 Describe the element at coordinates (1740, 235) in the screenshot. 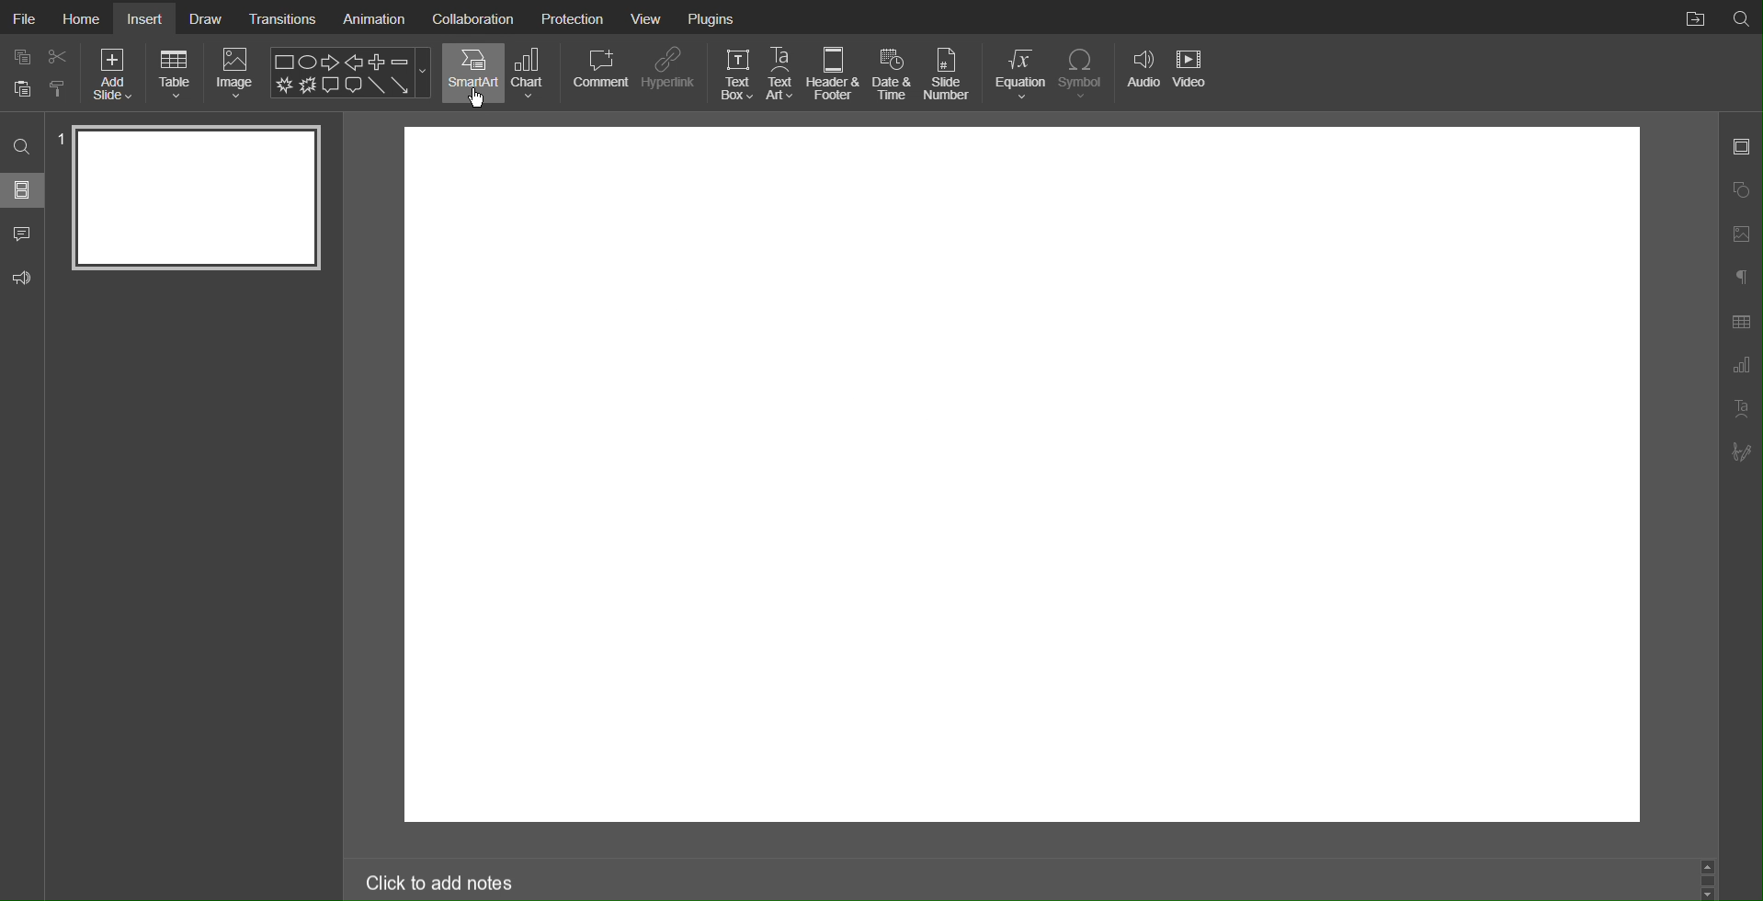

I see `Image Settings` at that location.